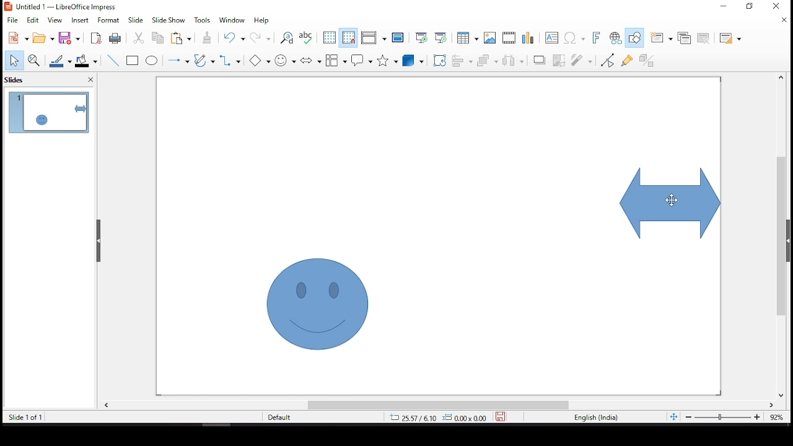  Describe the element at coordinates (486, 59) in the screenshot. I see `arrange` at that location.